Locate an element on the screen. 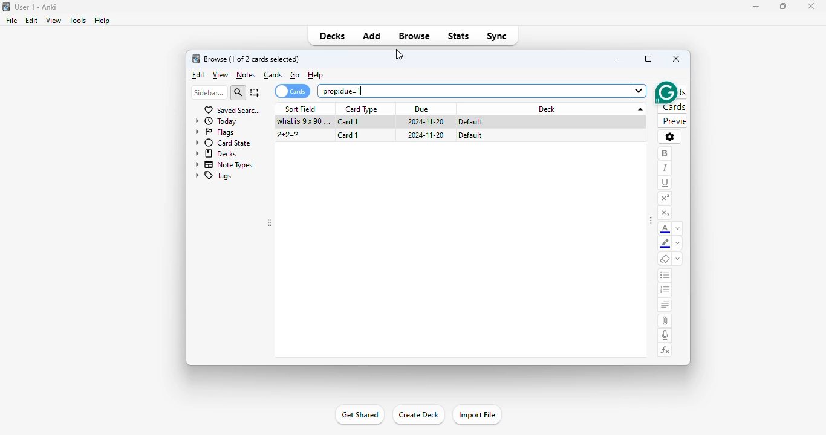  close is located at coordinates (810, 5).